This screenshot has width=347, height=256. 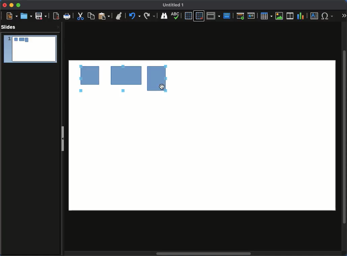 What do you see at coordinates (41, 16) in the screenshot?
I see `Save` at bounding box center [41, 16].